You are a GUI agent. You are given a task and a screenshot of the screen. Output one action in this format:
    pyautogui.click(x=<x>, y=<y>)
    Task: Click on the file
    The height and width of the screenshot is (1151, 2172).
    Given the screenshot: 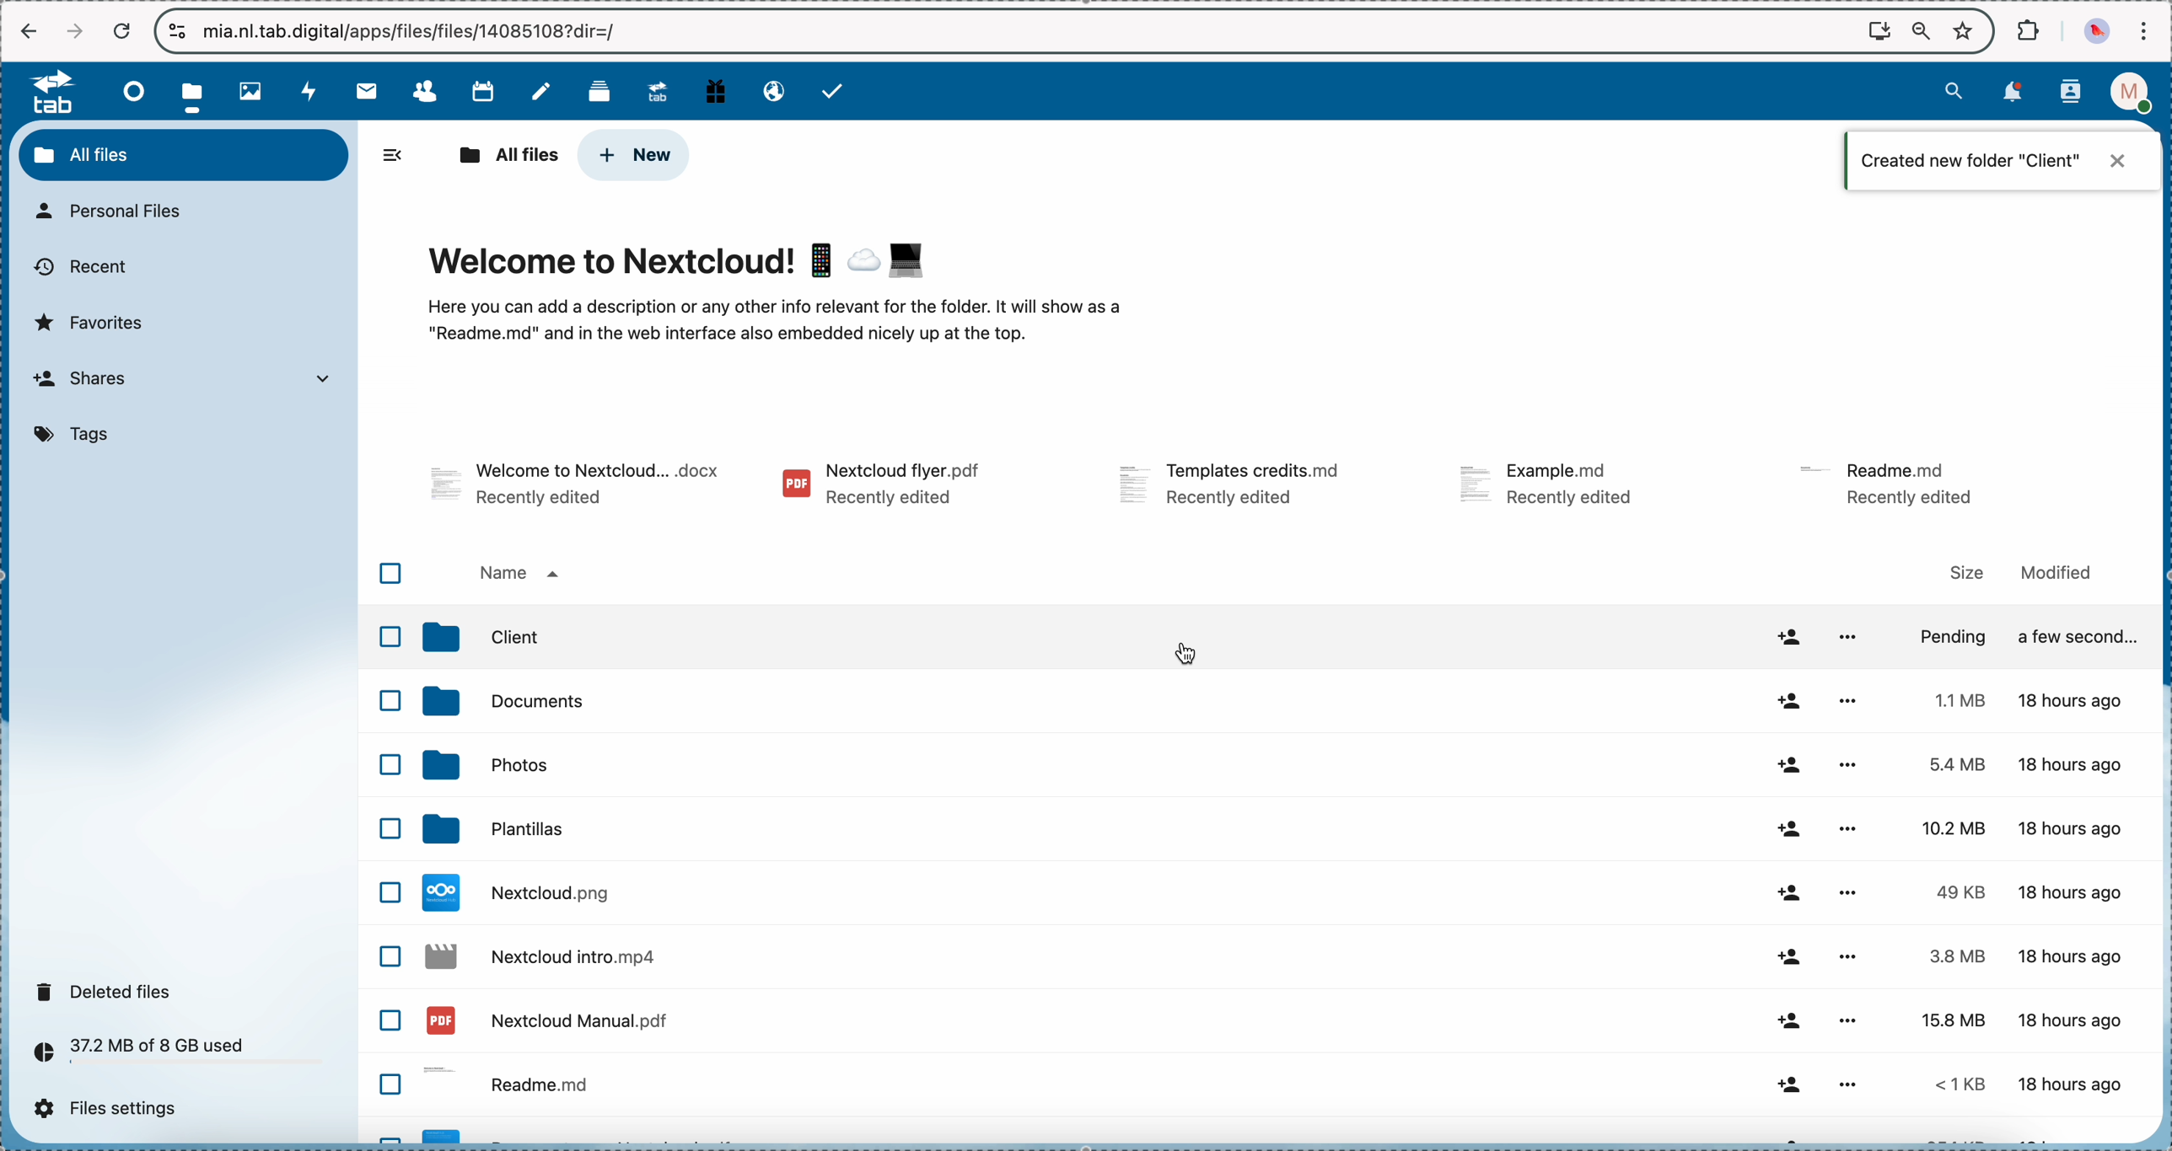 What is the action you would take?
    pyautogui.click(x=1083, y=891)
    